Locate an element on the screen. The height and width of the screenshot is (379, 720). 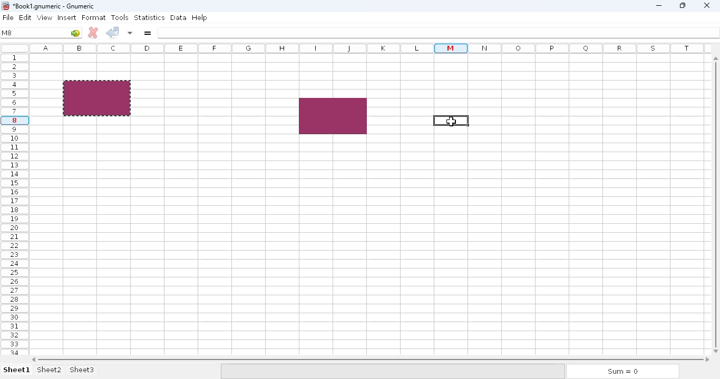
maximize is located at coordinates (682, 5).